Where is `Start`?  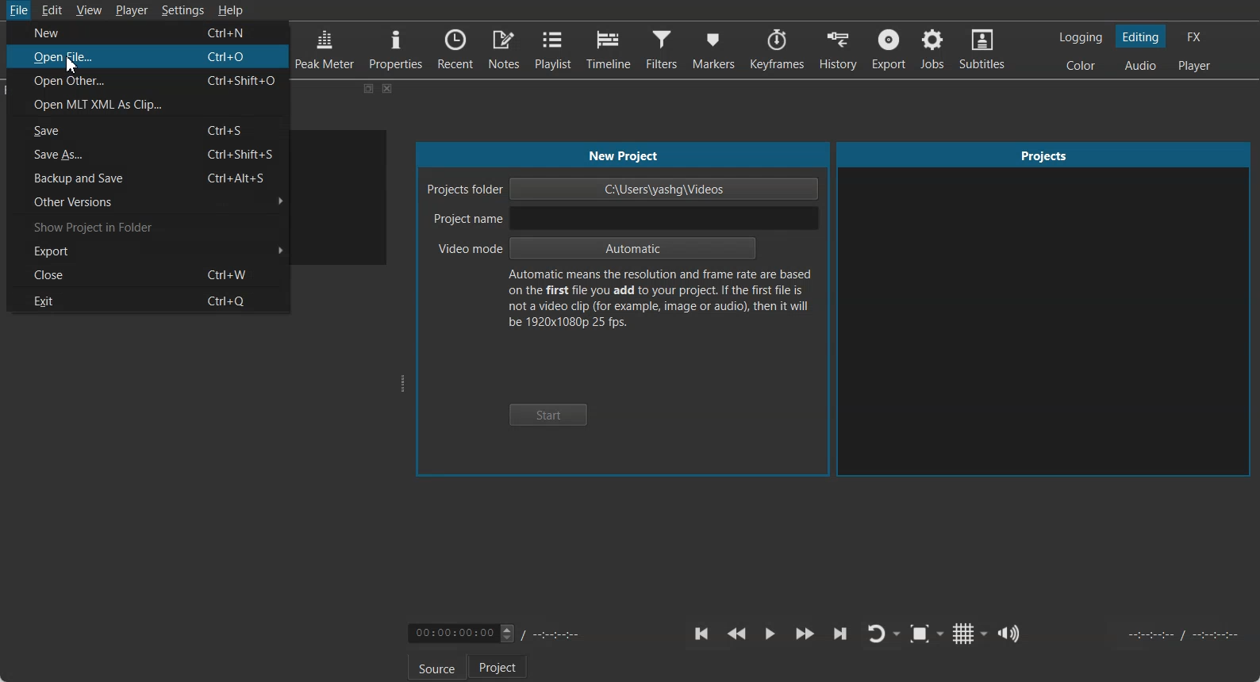 Start is located at coordinates (549, 416).